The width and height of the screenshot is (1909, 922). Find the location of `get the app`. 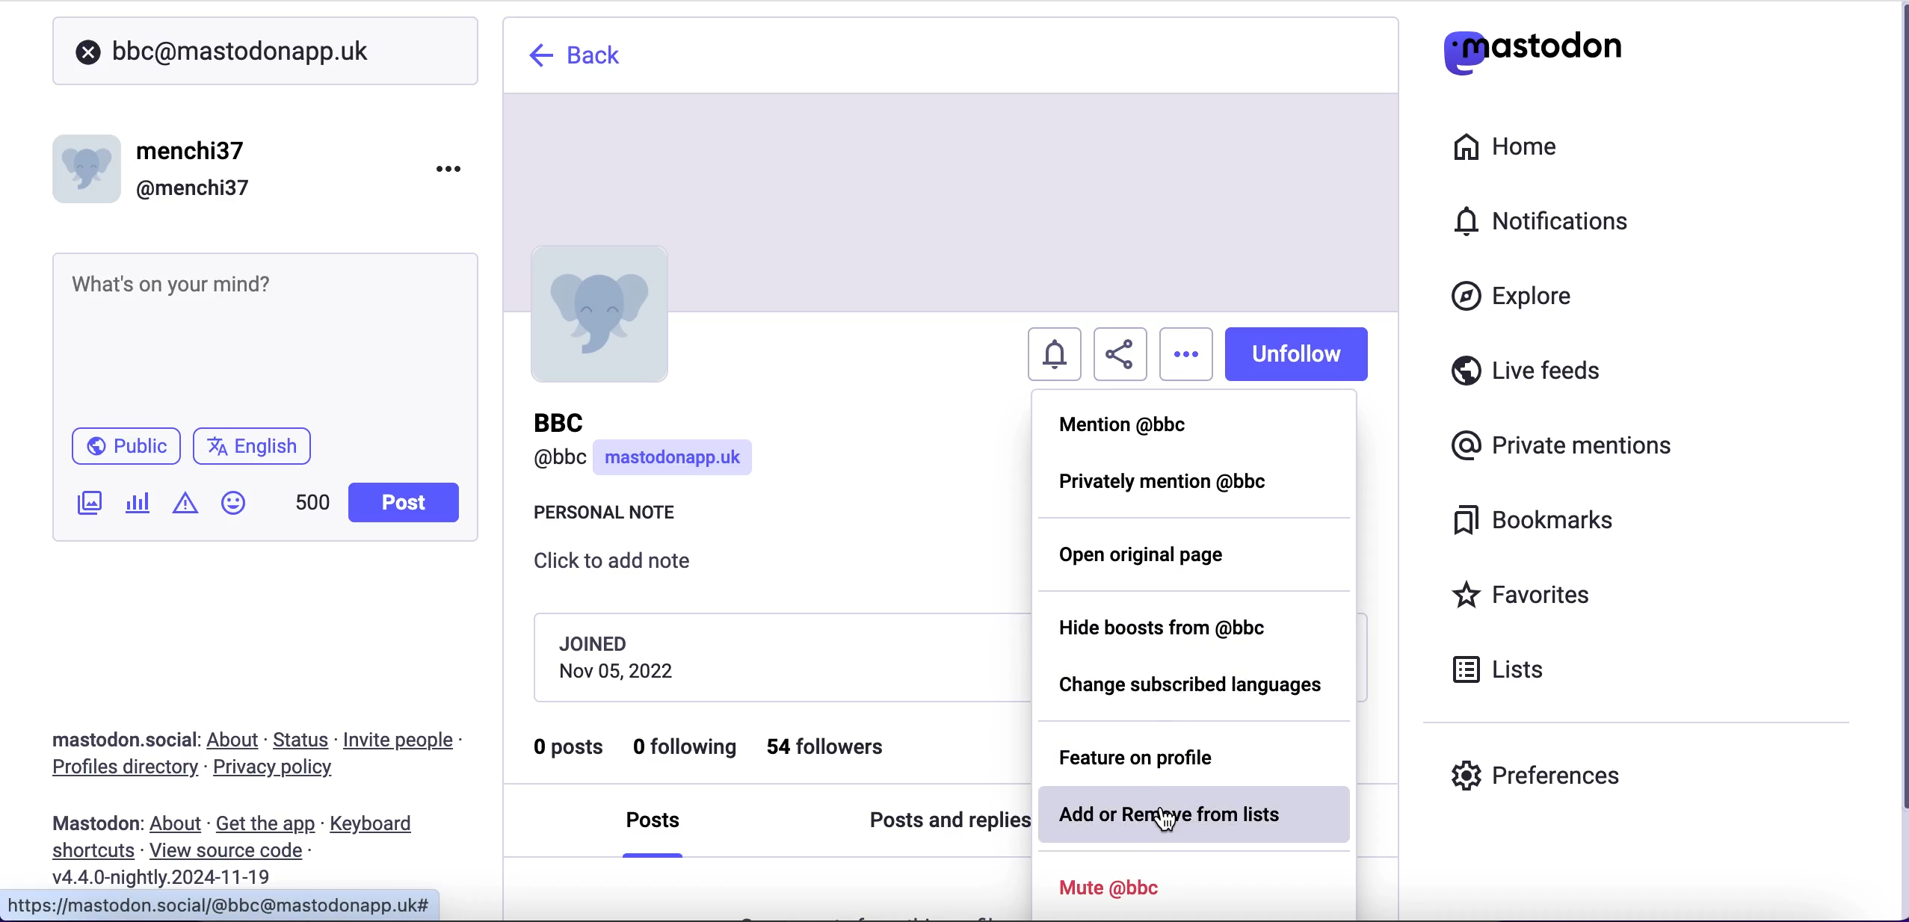

get the app is located at coordinates (264, 823).